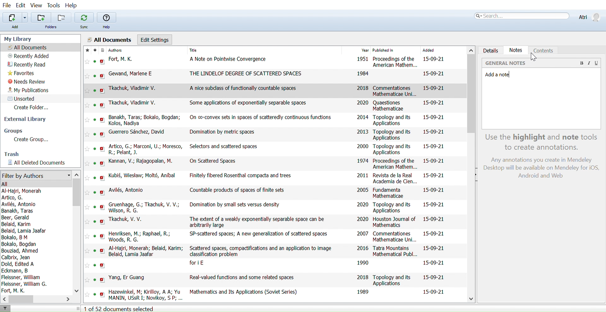 This screenshot has width=606, height=312. What do you see at coordinates (14, 237) in the screenshot?
I see `Bokalo, B M` at bounding box center [14, 237].